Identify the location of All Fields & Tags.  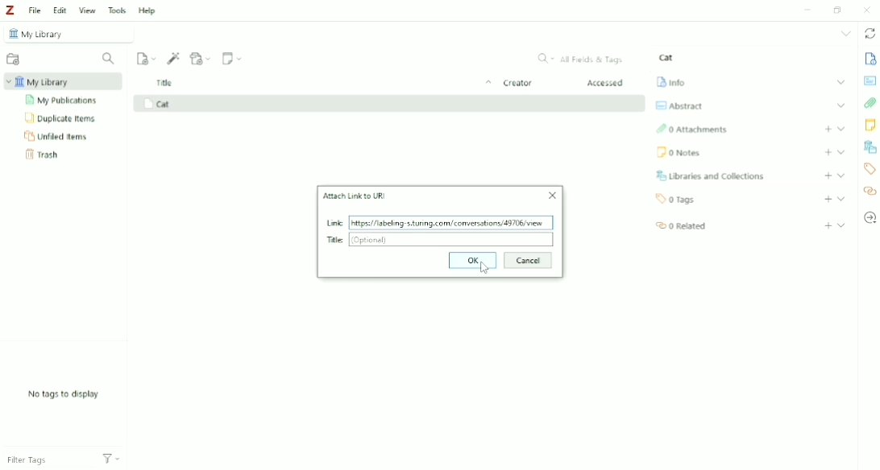
(582, 59).